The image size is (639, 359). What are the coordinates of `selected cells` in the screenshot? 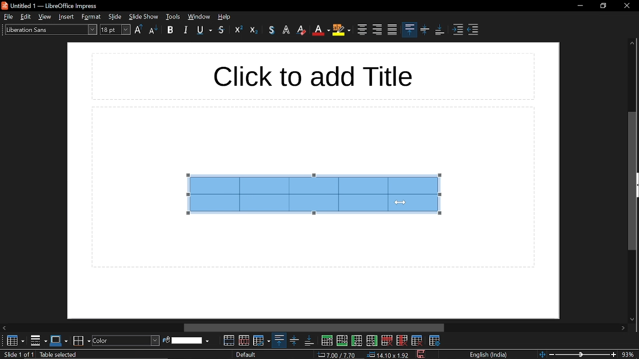 It's located at (313, 193).